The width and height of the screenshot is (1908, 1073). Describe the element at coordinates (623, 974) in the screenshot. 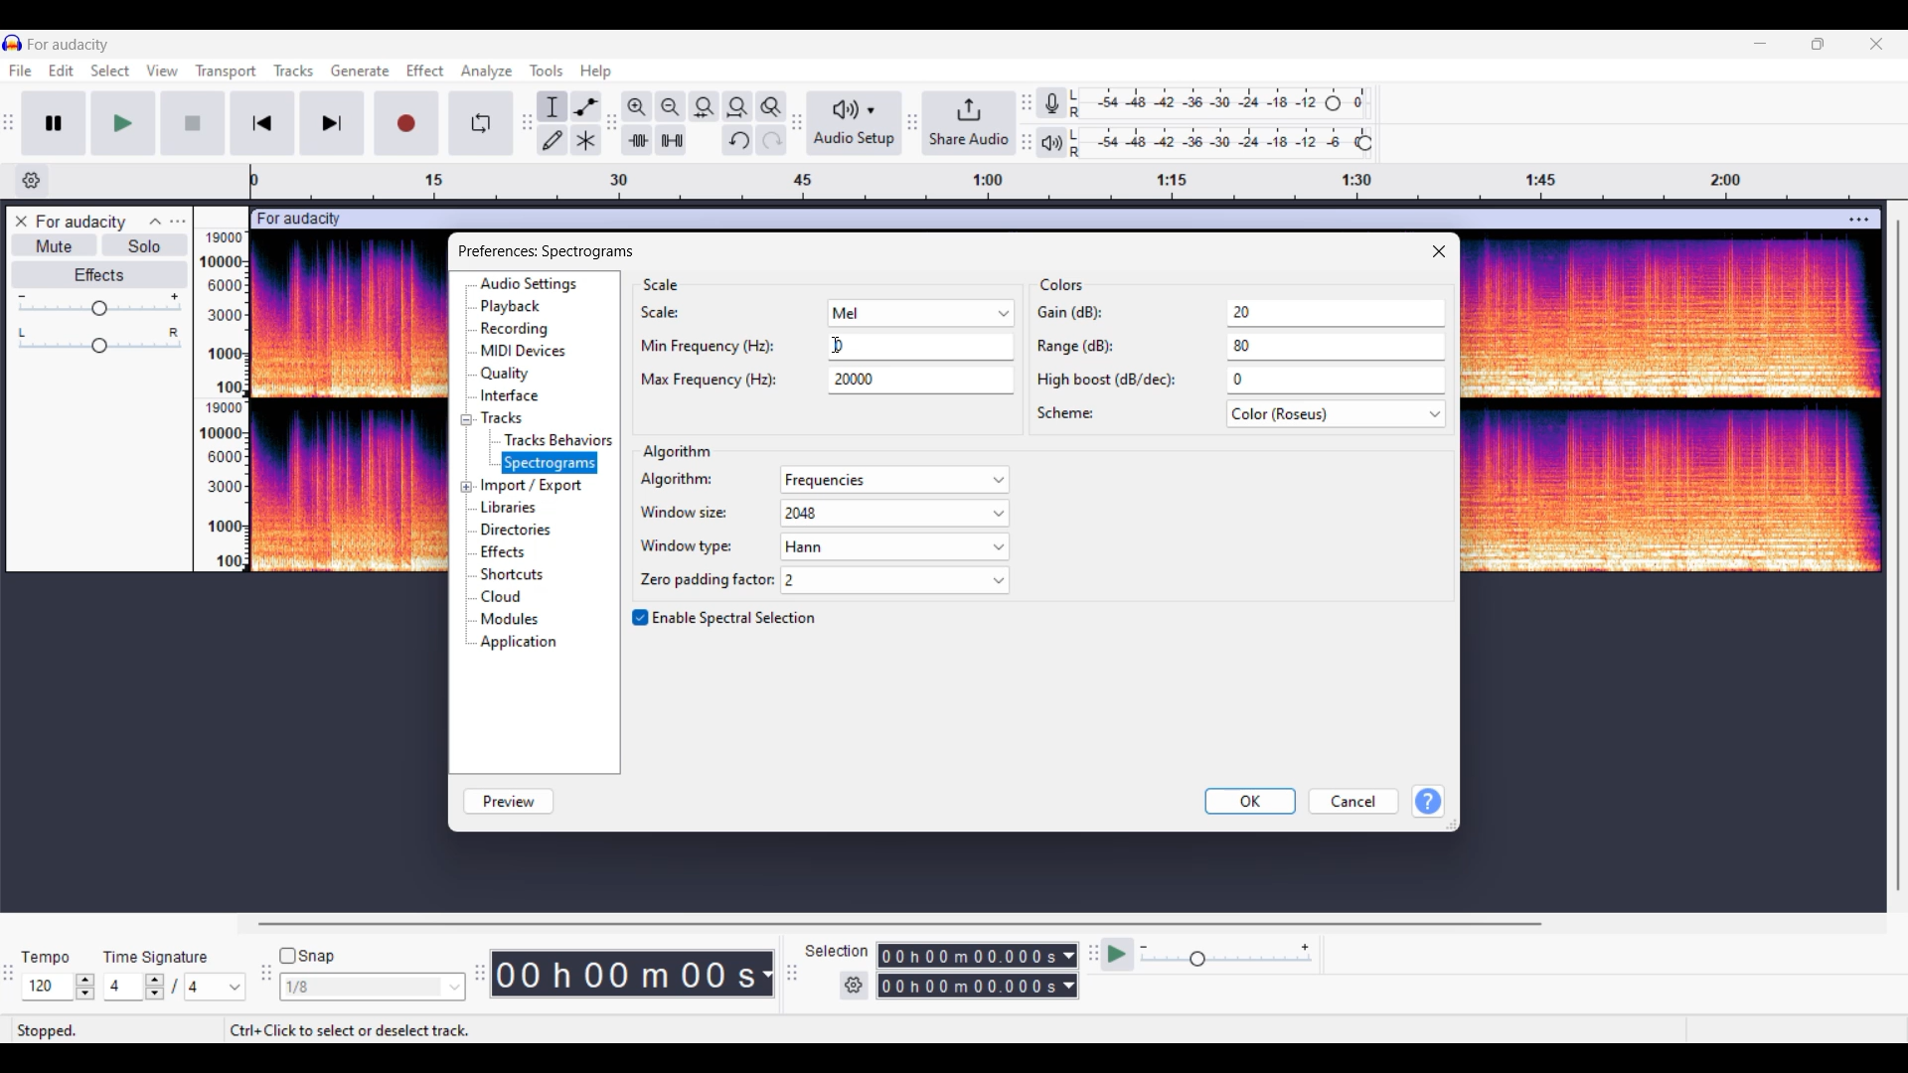

I see `Current duration of track` at that location.